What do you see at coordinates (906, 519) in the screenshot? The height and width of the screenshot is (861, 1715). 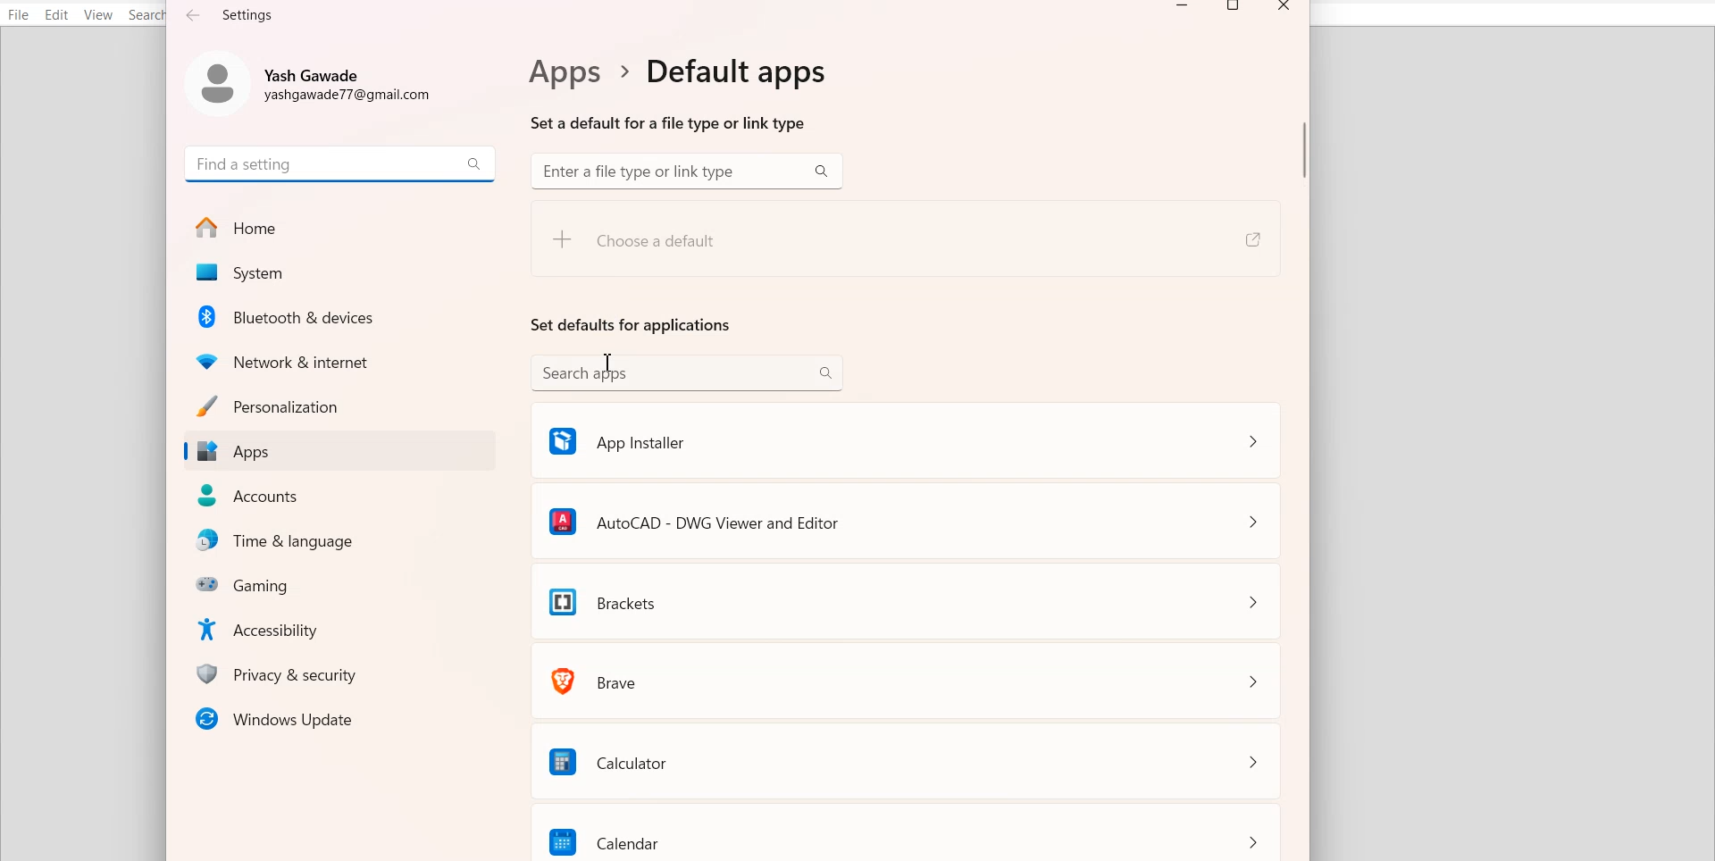 I see `AutoCAD` at bounding box center [906, 519].